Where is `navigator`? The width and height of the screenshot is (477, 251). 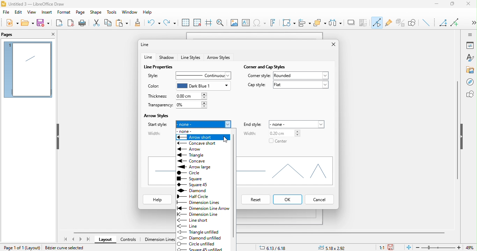
navigator is located at coordinates (470, 82).